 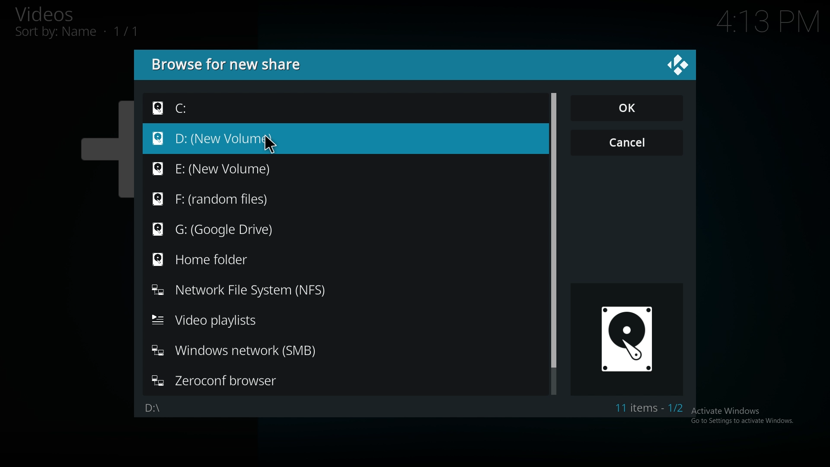 I want to click on close, so click(x=678, y=65).